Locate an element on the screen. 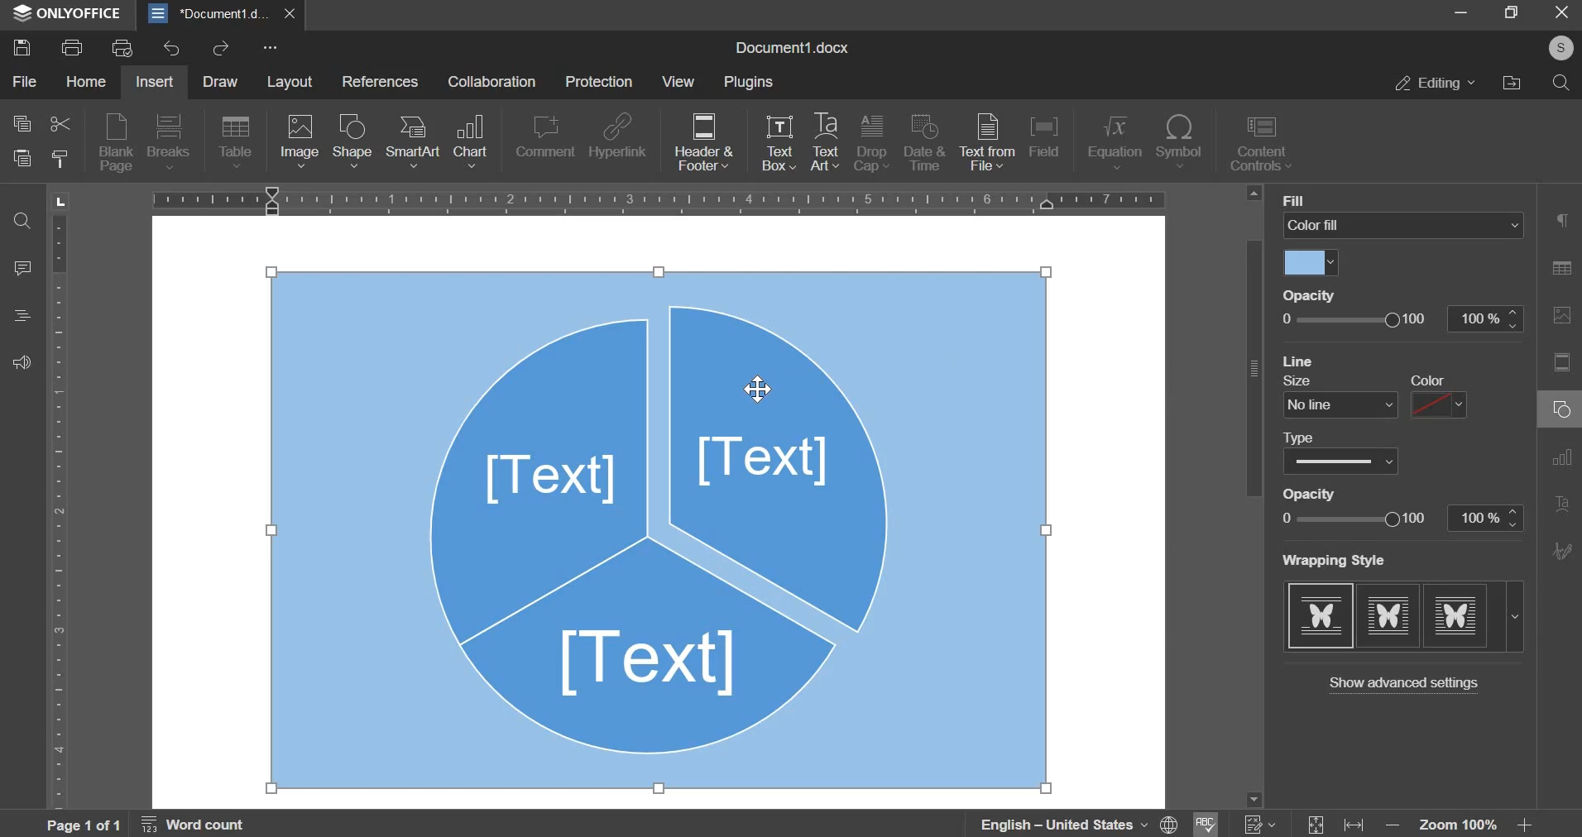 This screenshot has height=837, width=1582. spell check is located at coordinates (1205, 824).